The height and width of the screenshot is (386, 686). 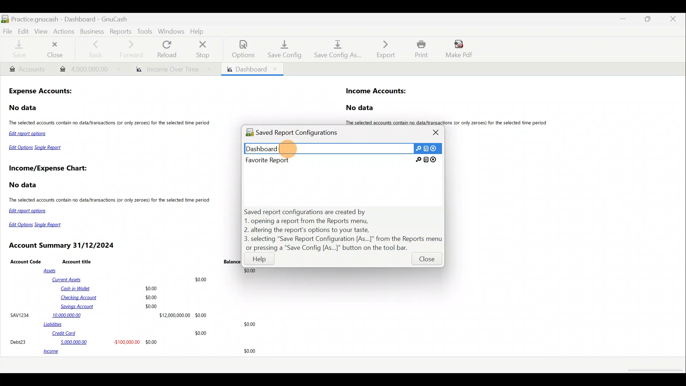 I want to click on Edit Options Single Report, so click(x=36, y=149).